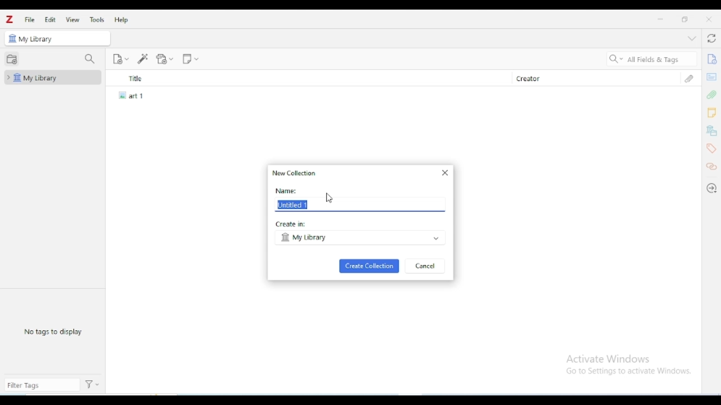  Describe the element at coordinates (10, 19) in the screenshot. I see `logo` at that location.